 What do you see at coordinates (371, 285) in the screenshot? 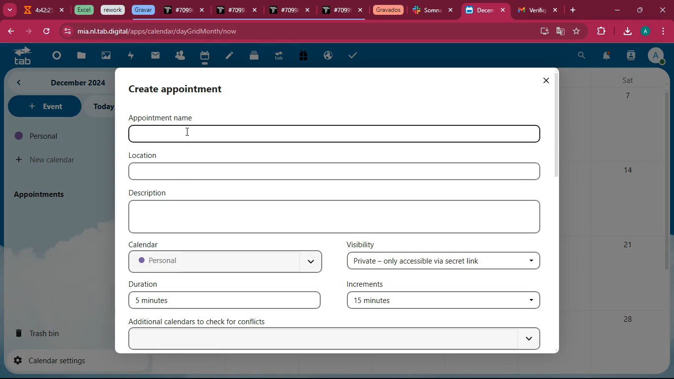
I see `increments` at bounding box center [371, 285].